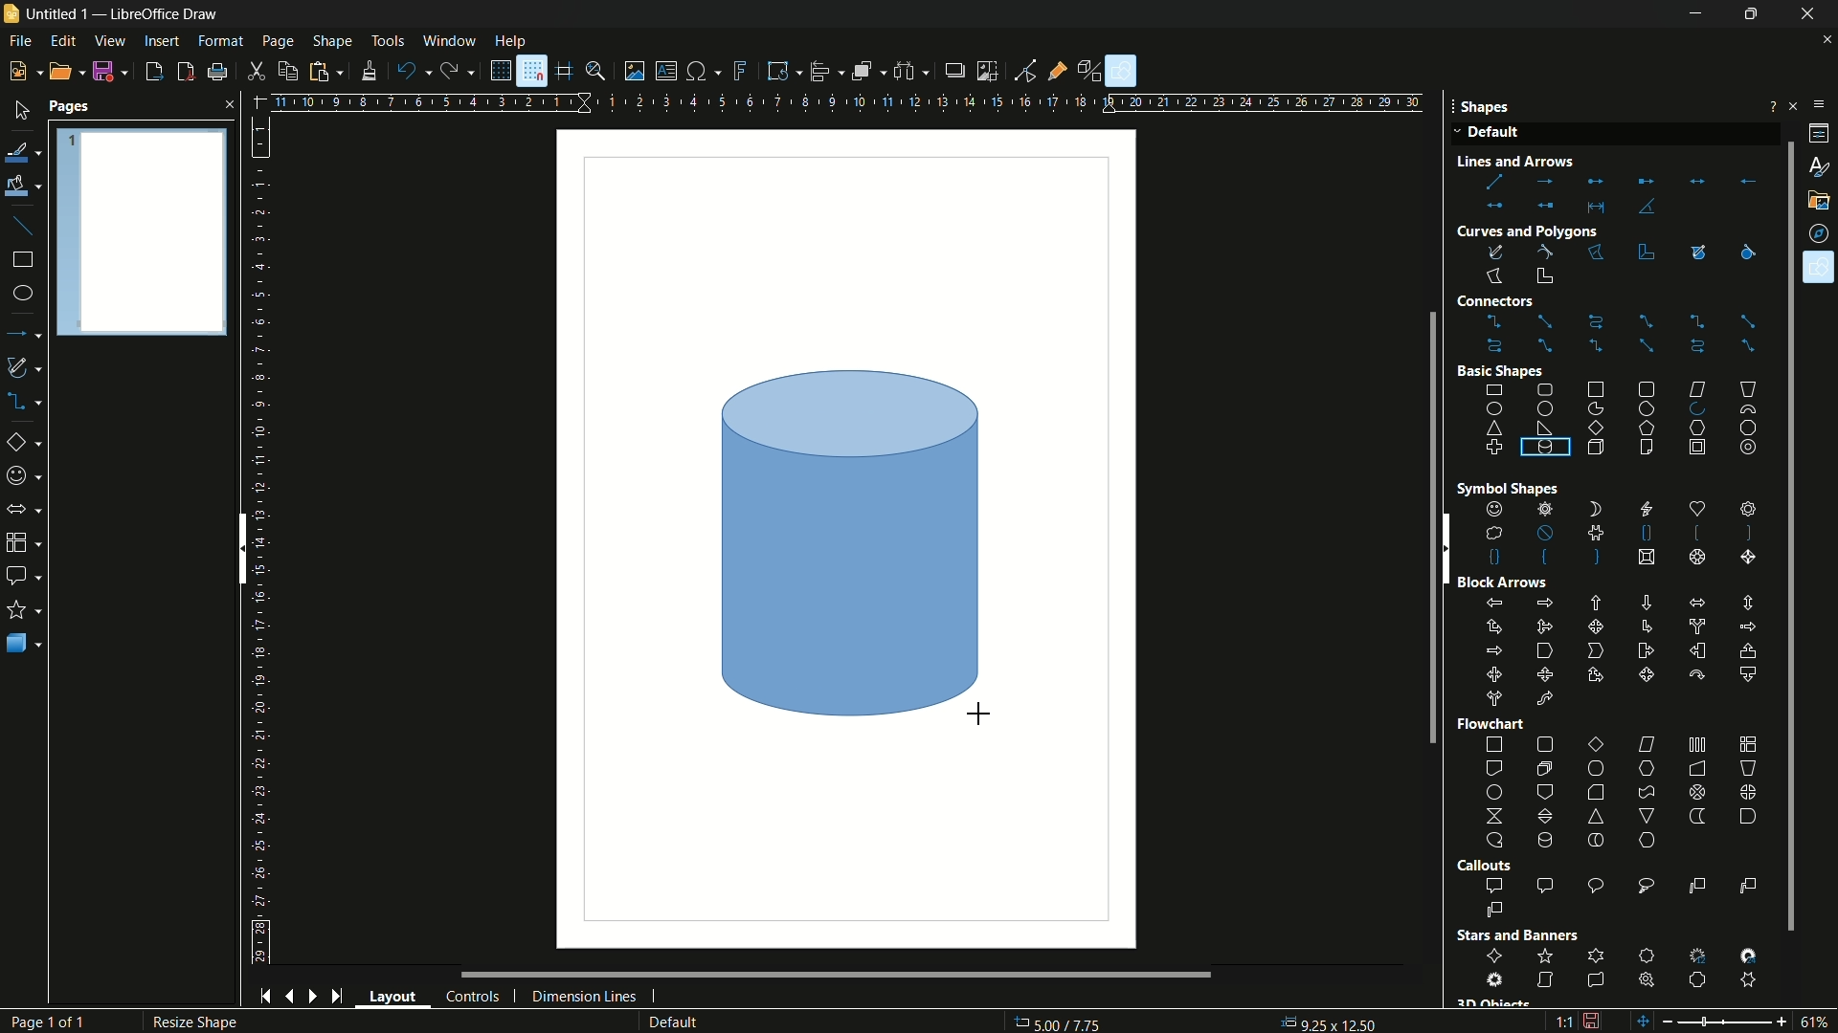 Image resolution: width=1838 pixels, height=1033 pixels. I want to click on select, so click(21, 110).